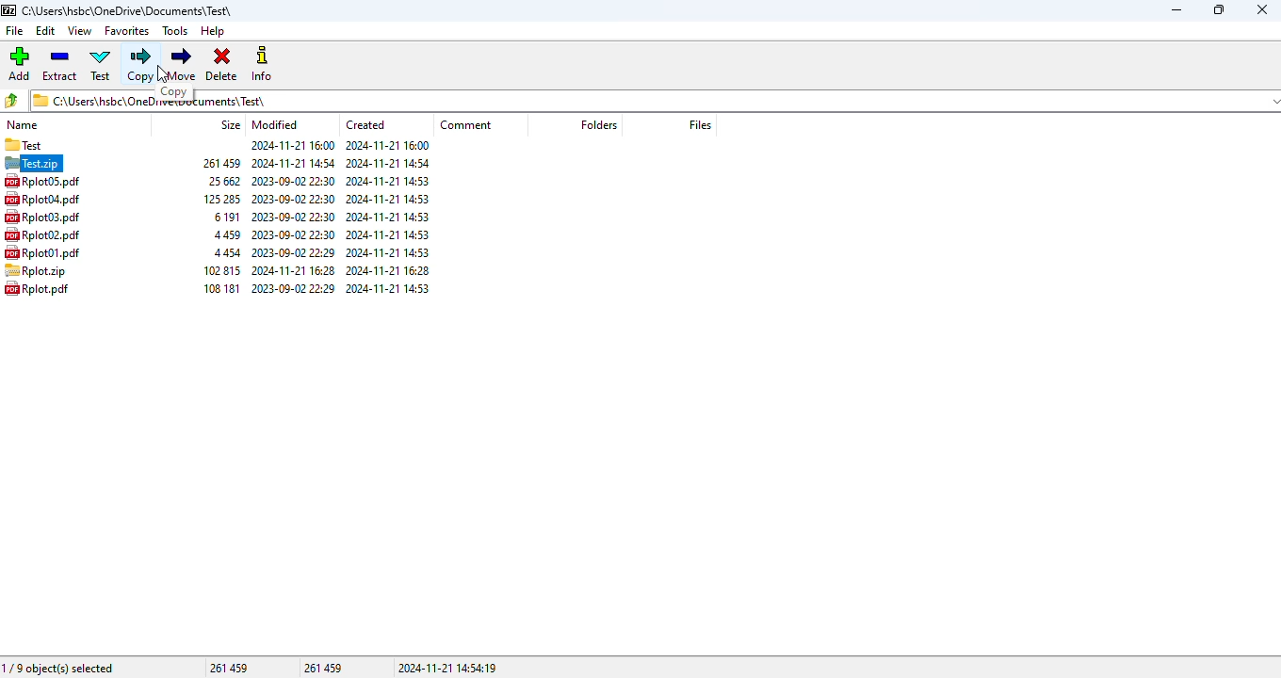 This screenshot has height=678, width=1281. Describe the element at coordinates (212, 31) in the screenshot. I see `help` at that location.